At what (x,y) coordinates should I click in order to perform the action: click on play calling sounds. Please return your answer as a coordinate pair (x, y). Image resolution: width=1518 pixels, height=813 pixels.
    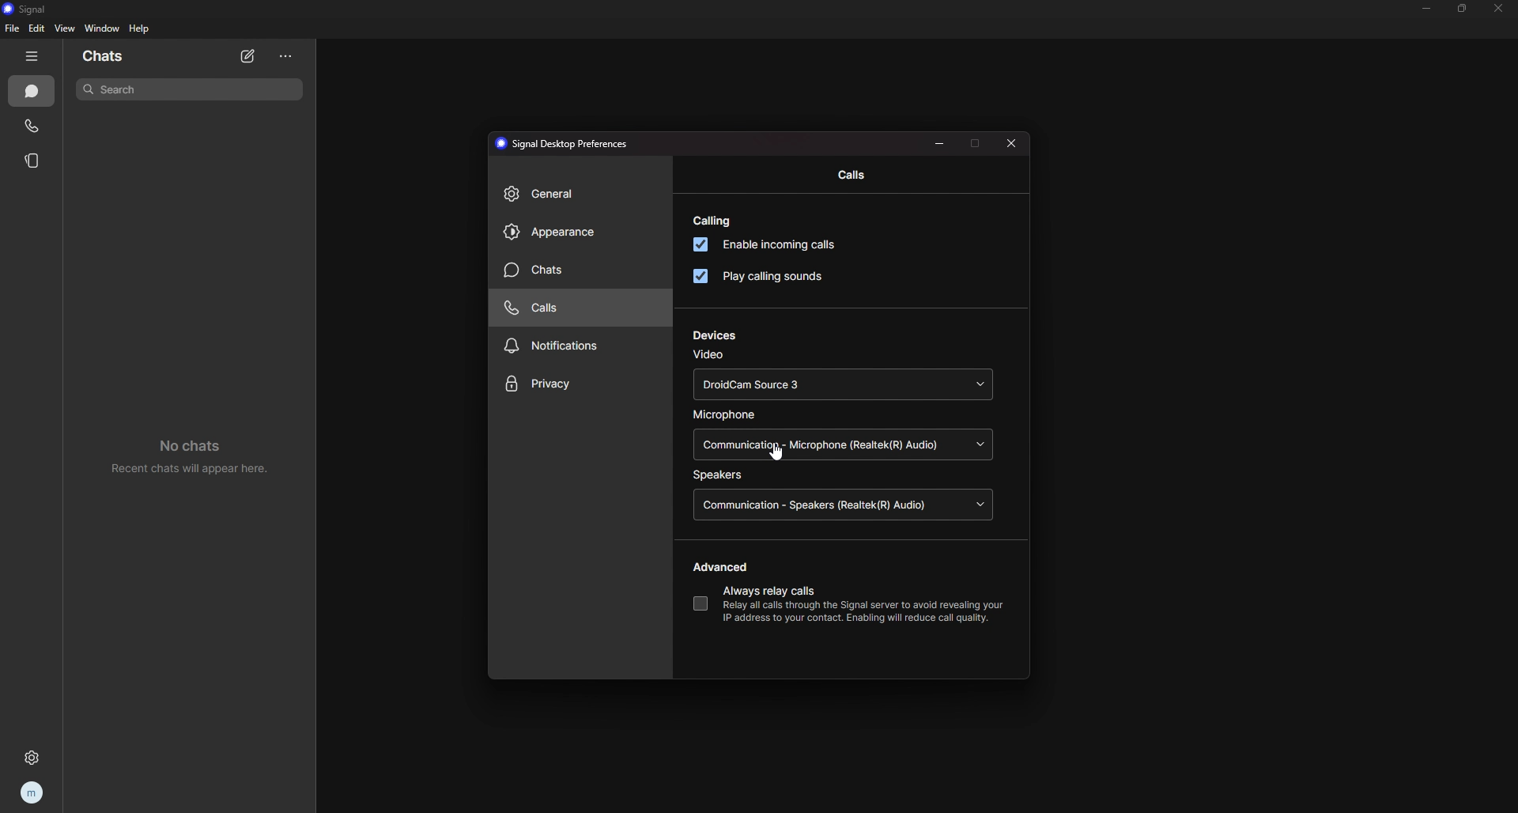
    Looking at the image, I should click on (762, 277).